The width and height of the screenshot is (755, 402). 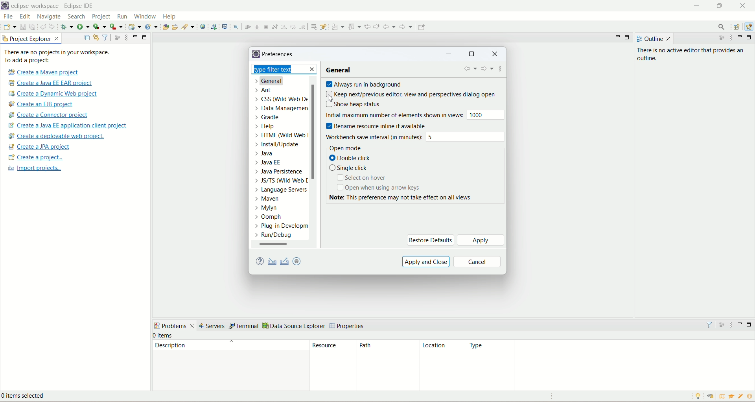 I want to click on outline, so click(x=648, y=39).